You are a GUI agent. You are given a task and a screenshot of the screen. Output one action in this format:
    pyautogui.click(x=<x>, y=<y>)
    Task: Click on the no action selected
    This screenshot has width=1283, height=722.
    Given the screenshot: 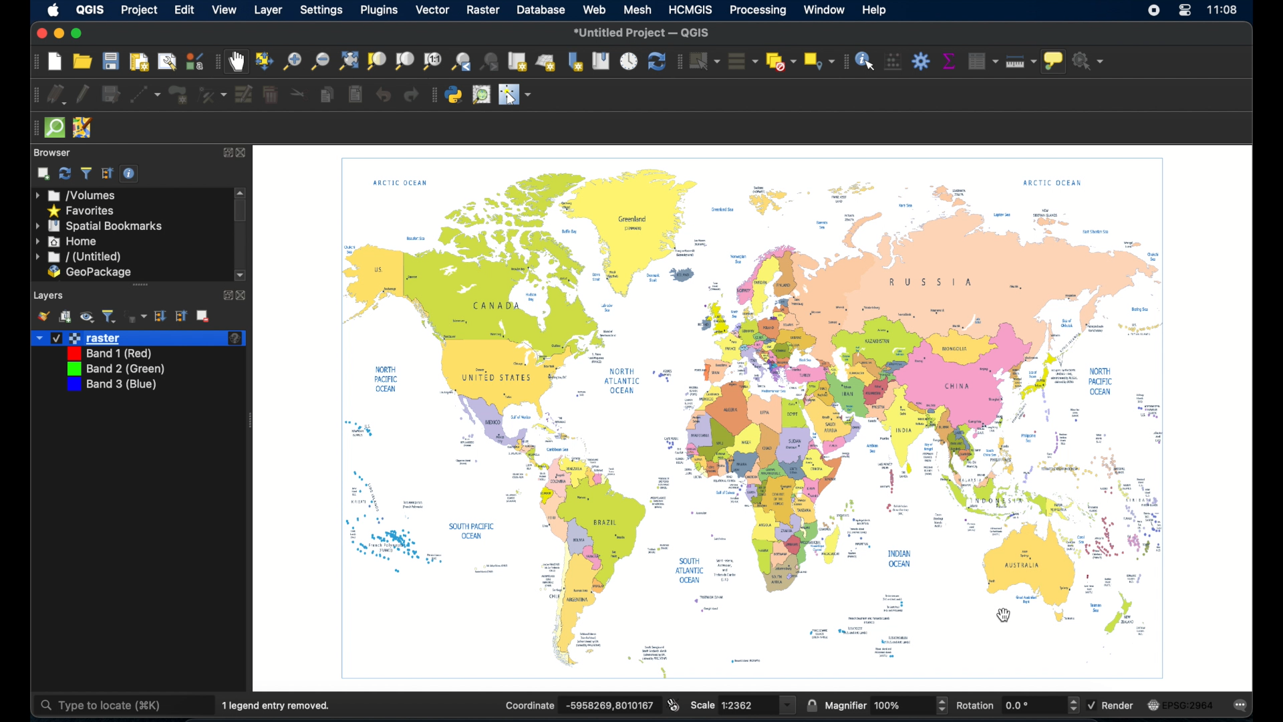 What is the action you would take?
    pyautogui.click(x=1090, y=61)
    